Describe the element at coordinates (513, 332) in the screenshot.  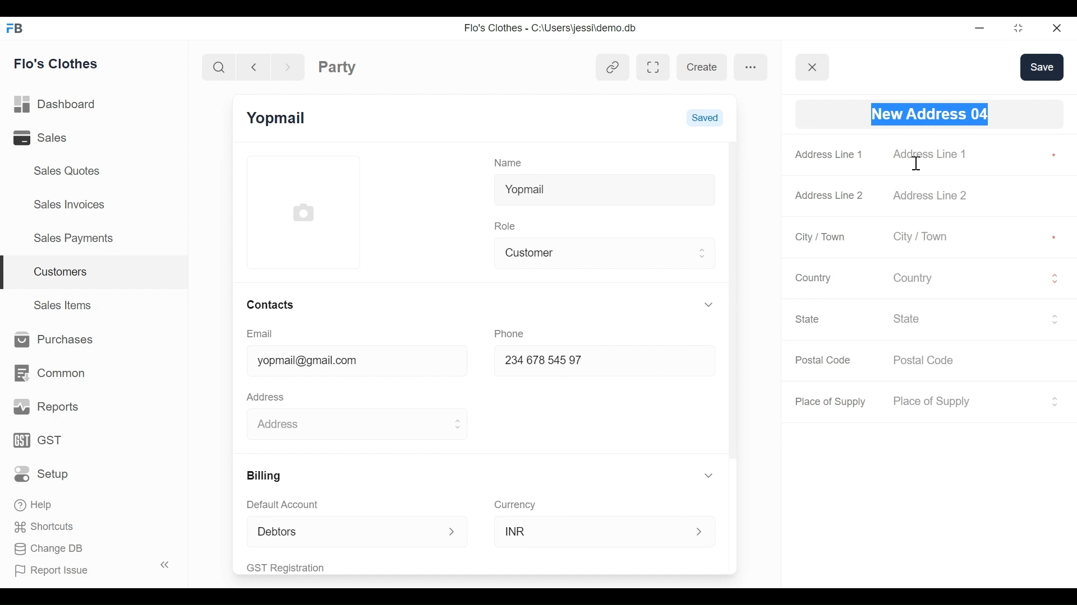
I see `Phone` at that location.